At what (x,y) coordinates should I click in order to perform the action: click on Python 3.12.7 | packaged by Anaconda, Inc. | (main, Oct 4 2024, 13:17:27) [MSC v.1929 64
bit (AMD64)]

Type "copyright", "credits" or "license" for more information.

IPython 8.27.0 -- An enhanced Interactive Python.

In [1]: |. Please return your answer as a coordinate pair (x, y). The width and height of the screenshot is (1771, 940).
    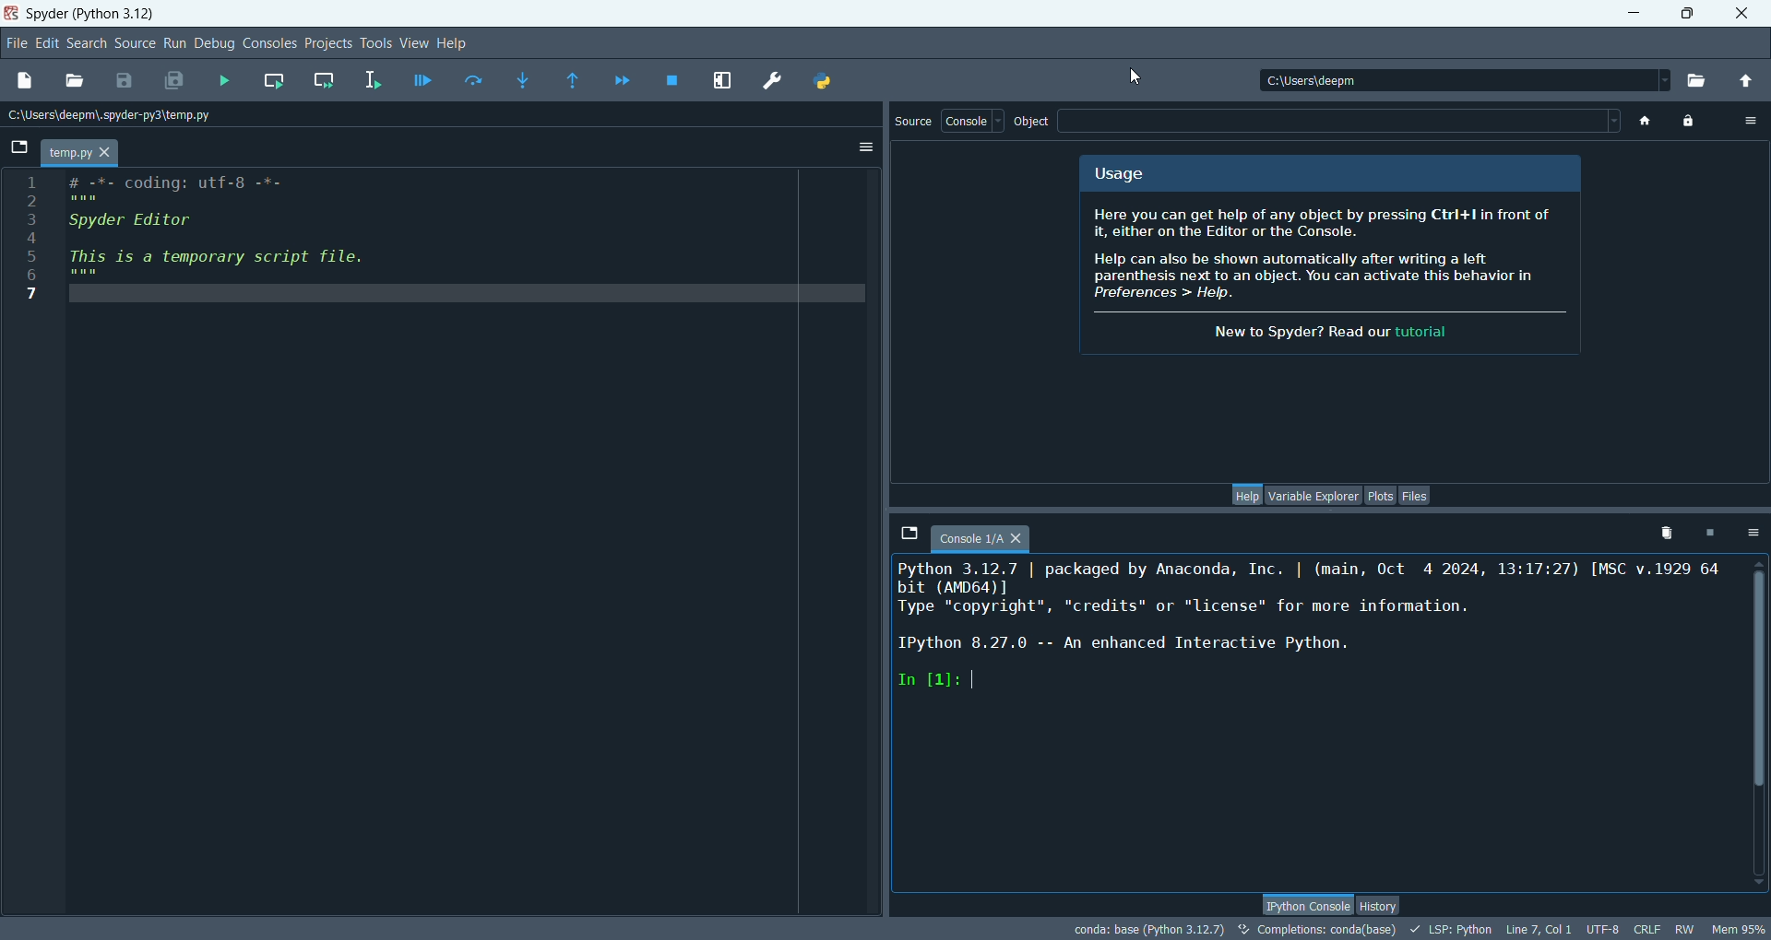
    Looking at the image, I should click on (1302, 664).